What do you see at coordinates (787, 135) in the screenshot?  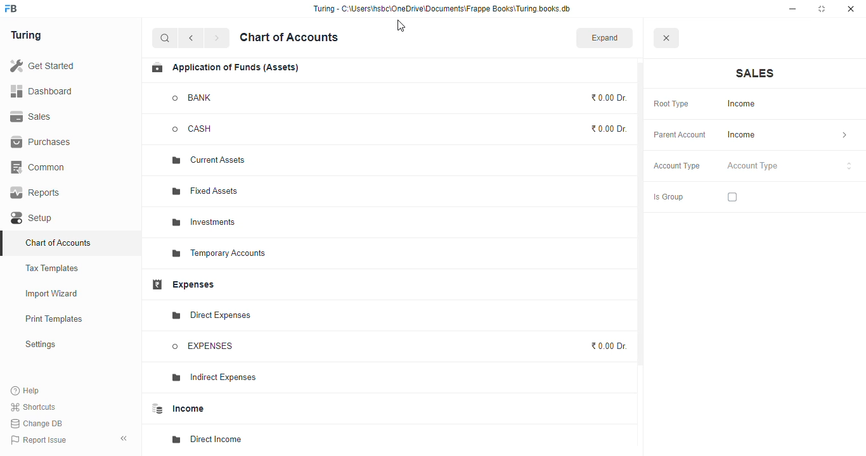 I see `income` at bounding box center [787, 135].